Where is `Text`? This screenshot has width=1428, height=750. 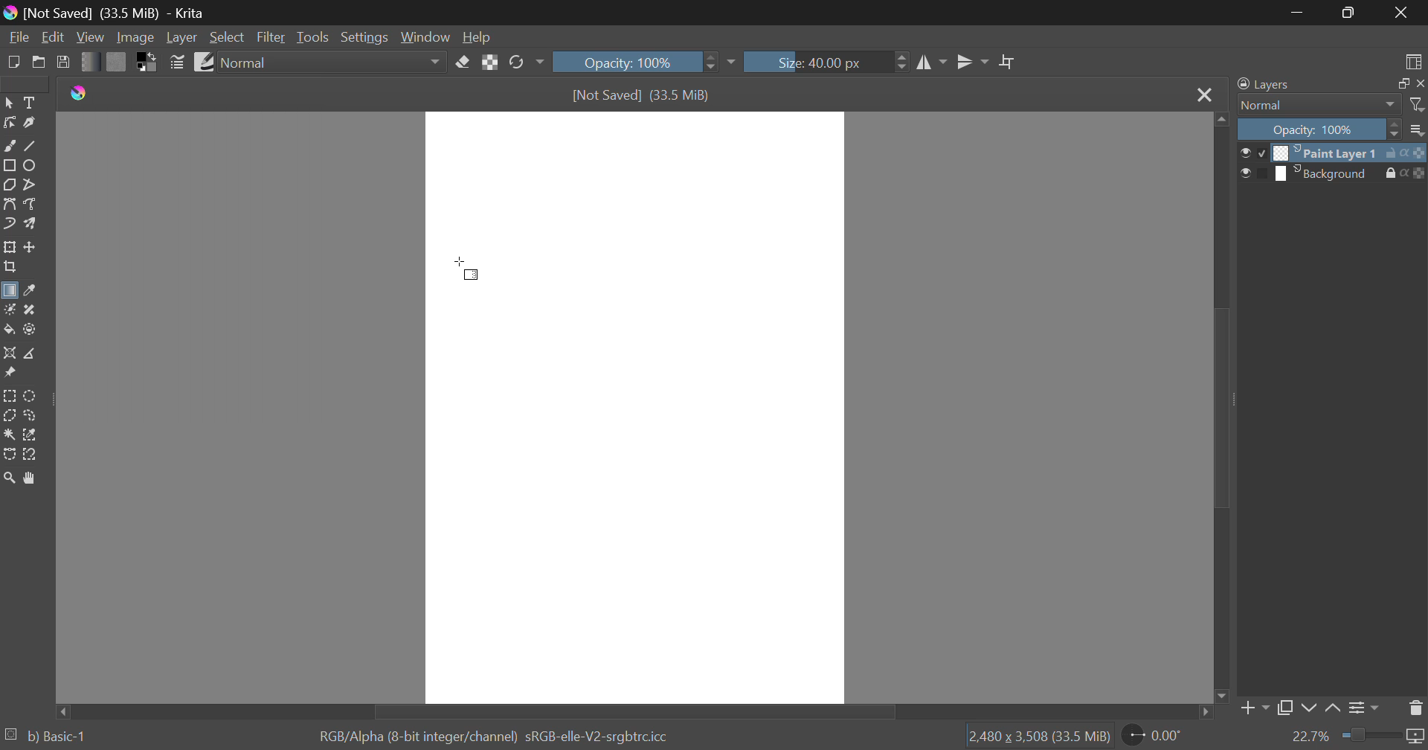
Text is located at coordinates (28, 101).